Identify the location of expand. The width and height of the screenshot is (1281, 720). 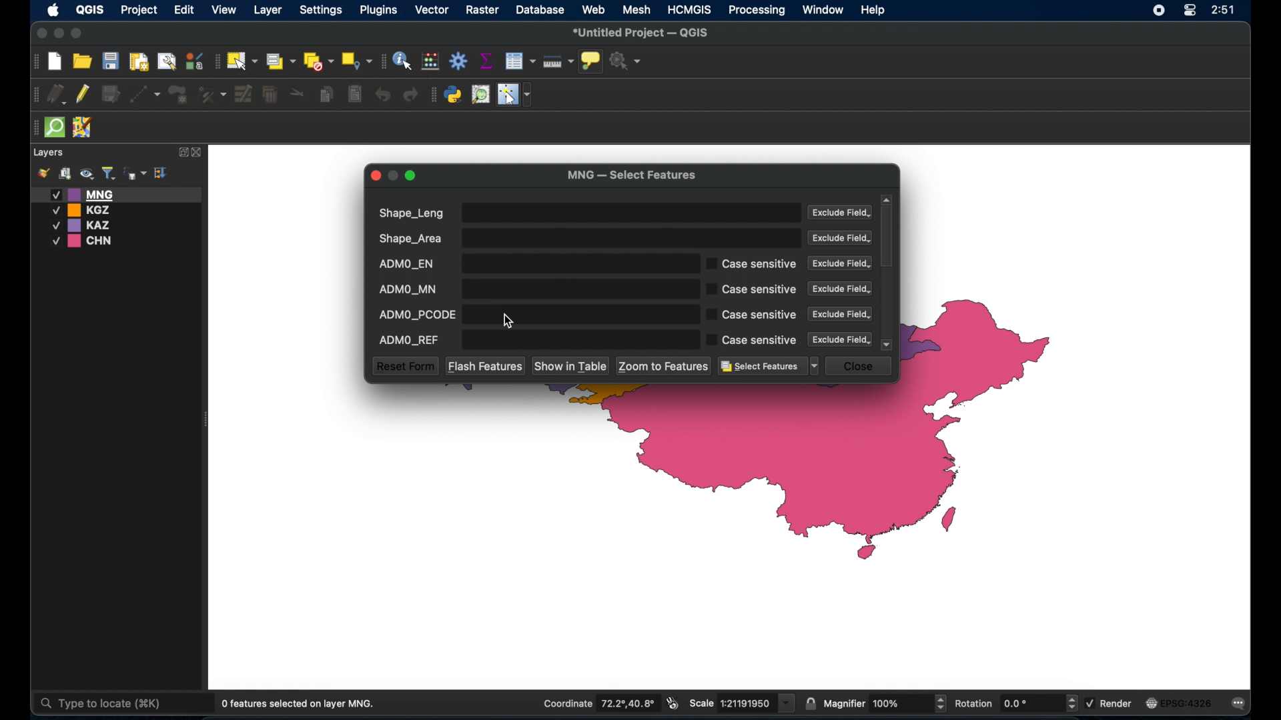
(181, 152).